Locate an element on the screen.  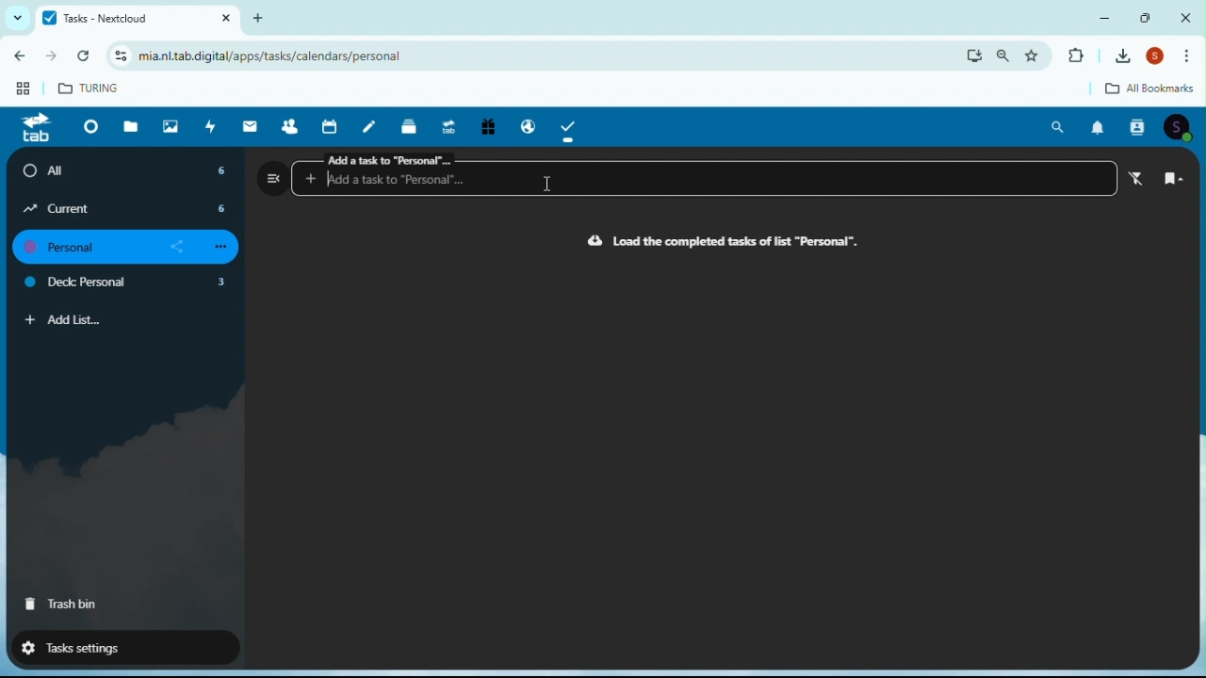
cursor is located at coordinates (543, 190).